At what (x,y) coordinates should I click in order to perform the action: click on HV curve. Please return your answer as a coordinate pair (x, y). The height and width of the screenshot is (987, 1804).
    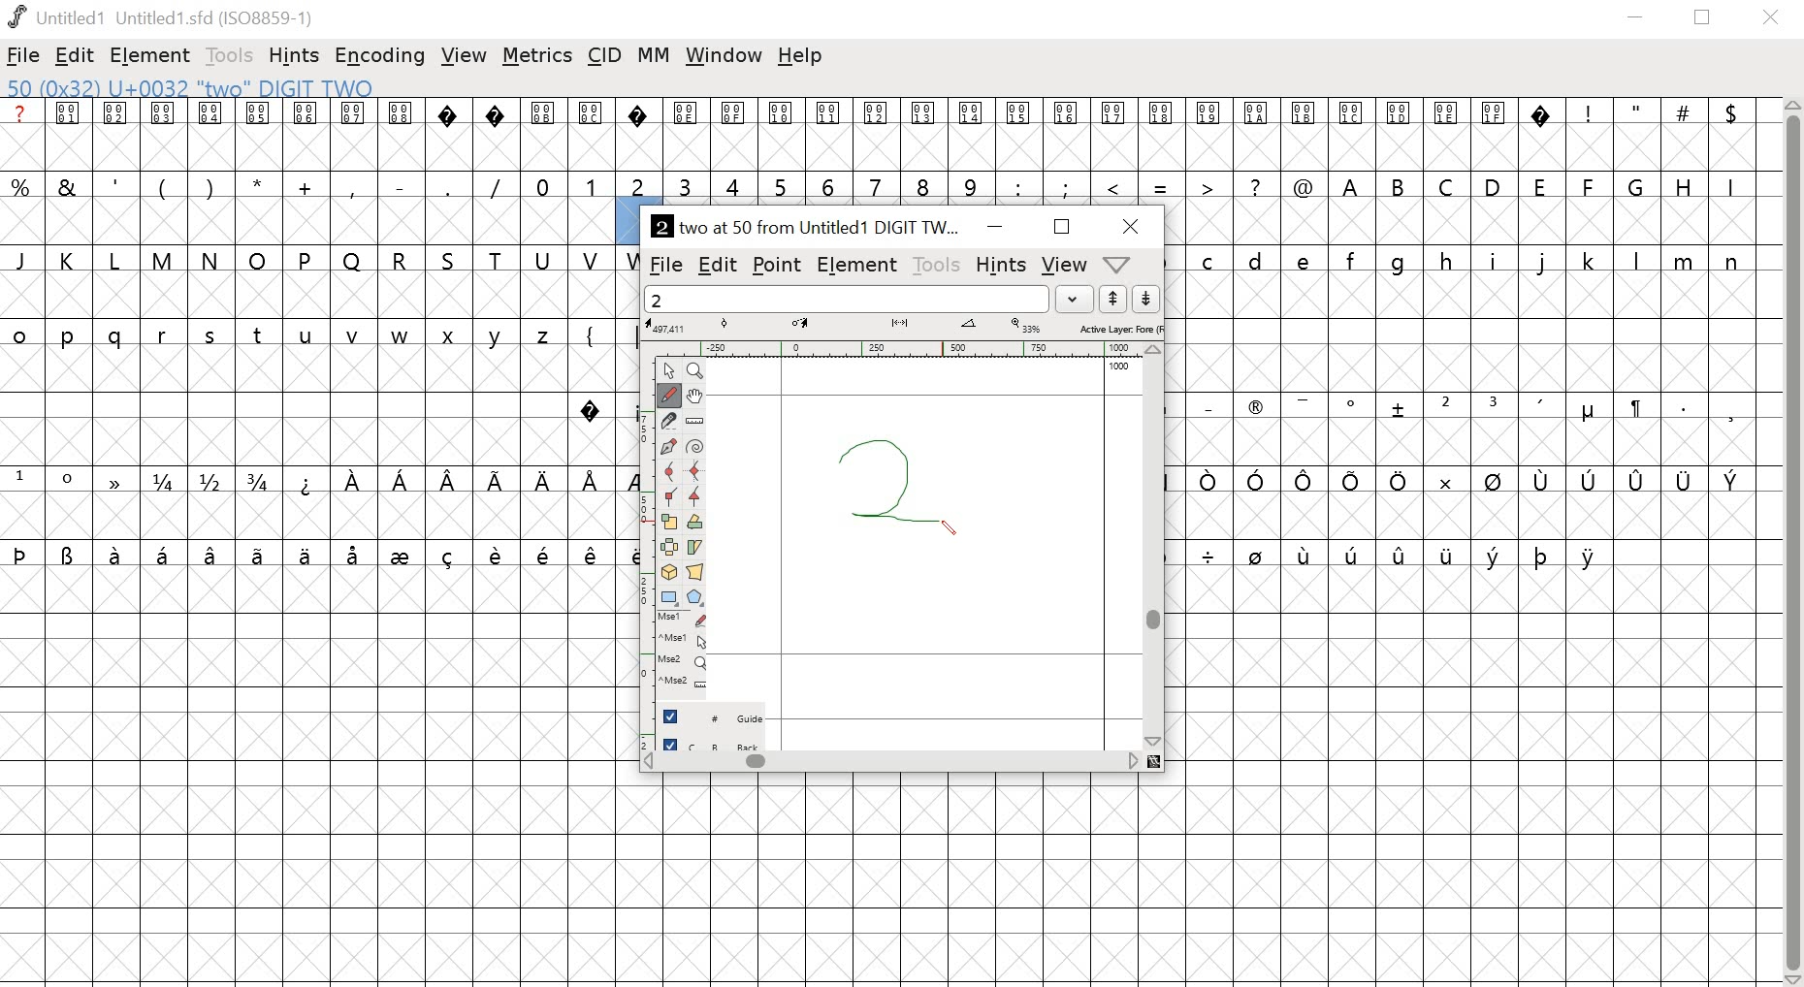
    Looking at the image, I should click on (694, 472).